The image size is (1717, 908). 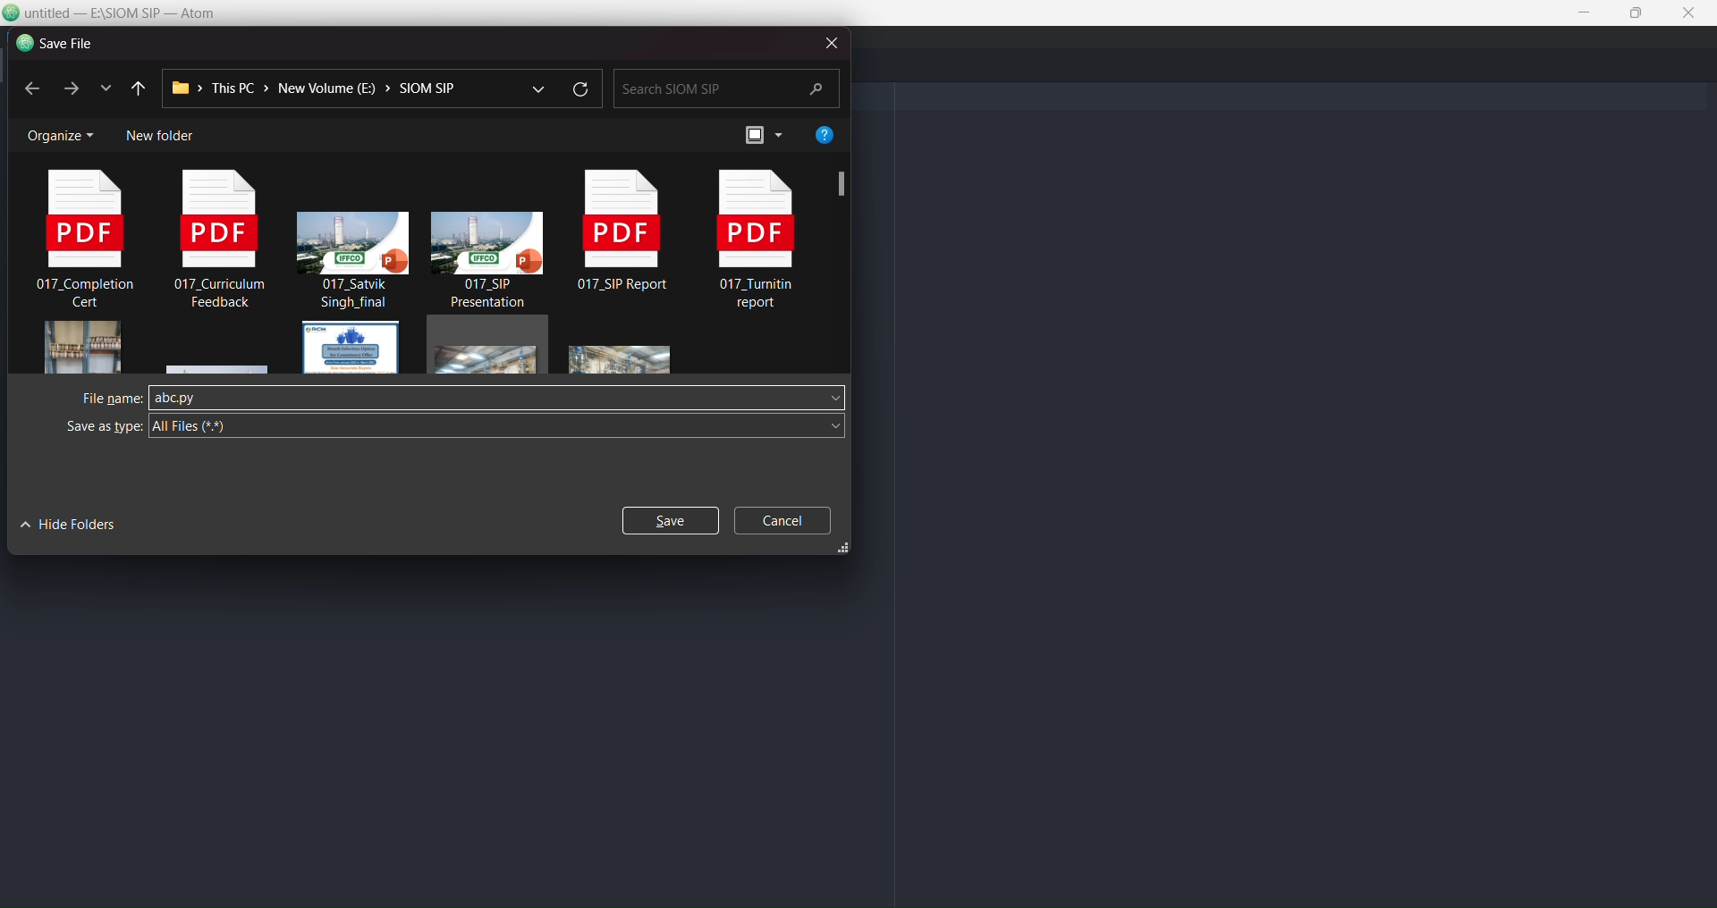 What do you see at coordinates (786, 521) in the screenshot?
I see `cancel` at bounding box center [786, 521].